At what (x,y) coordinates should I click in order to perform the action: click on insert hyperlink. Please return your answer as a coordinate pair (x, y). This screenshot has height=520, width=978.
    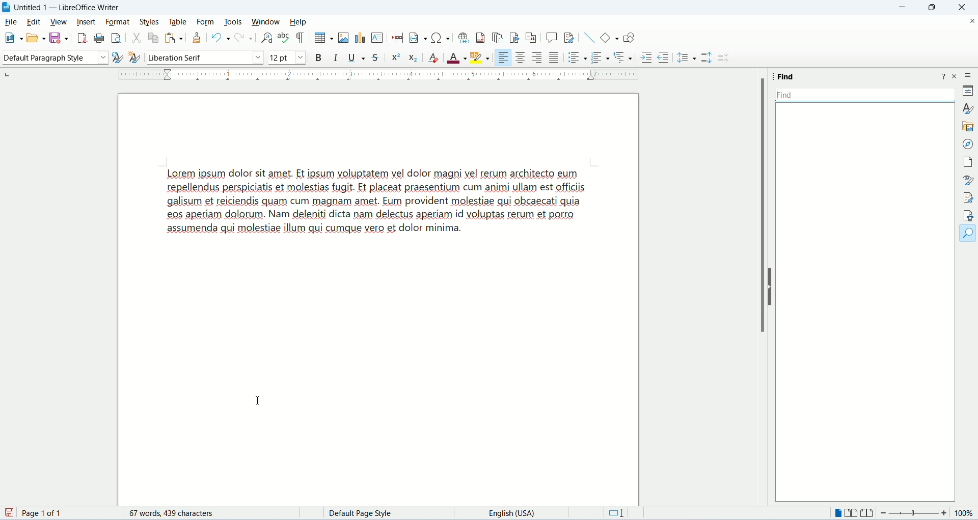
    Looking at the image, I should click on (463, 39).